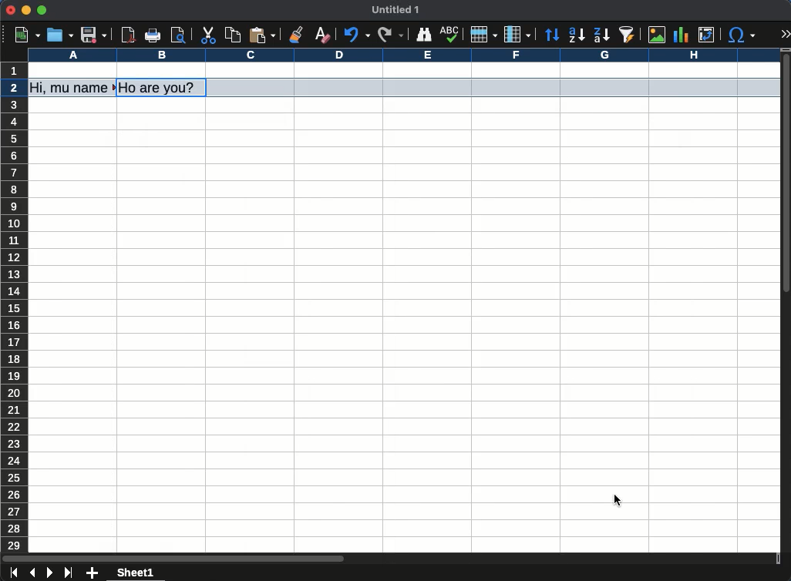 The image size is (791, 581). What do you see at coordinates (450, 35) in the screenshot?
I see `spell check` at bounding box center [450, 35].